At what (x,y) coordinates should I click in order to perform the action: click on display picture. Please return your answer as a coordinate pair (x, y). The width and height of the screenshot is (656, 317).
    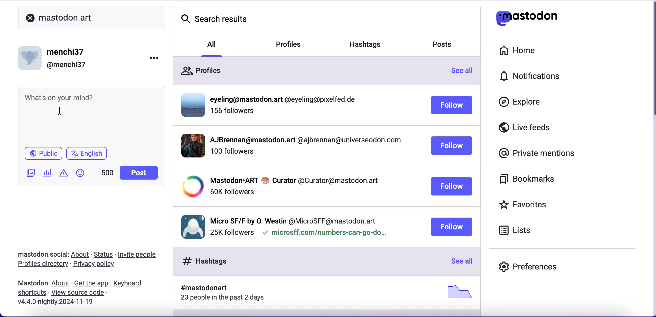
    Looking at the image, I should click on (191, 104).